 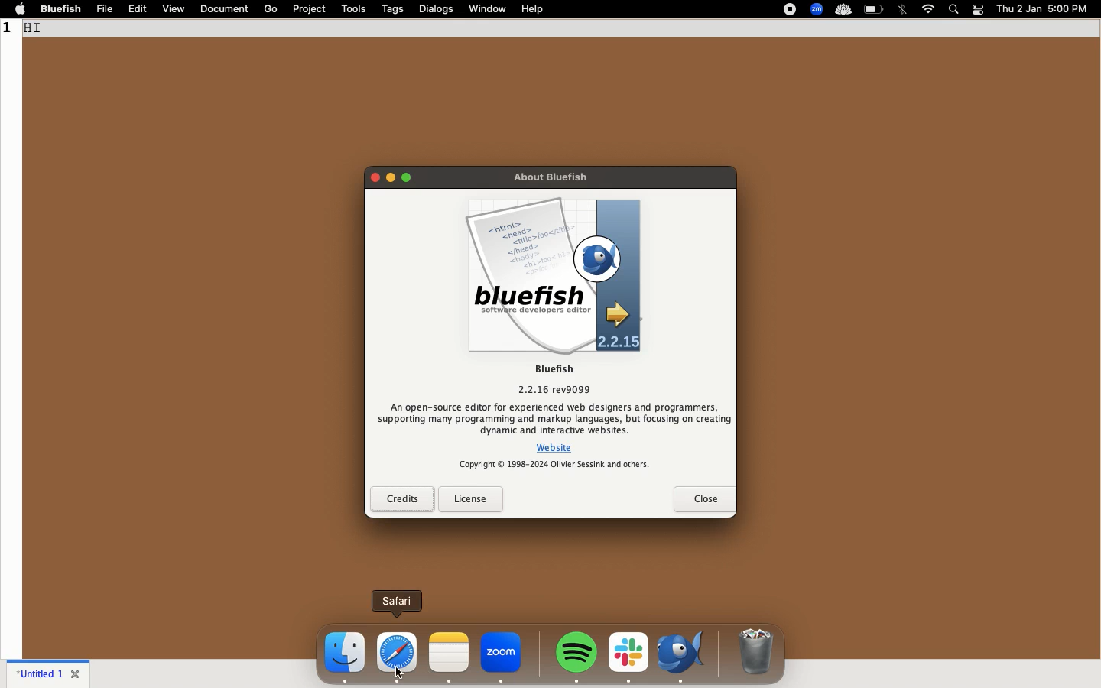 I want to click on slack, so click(x=629, y=656).